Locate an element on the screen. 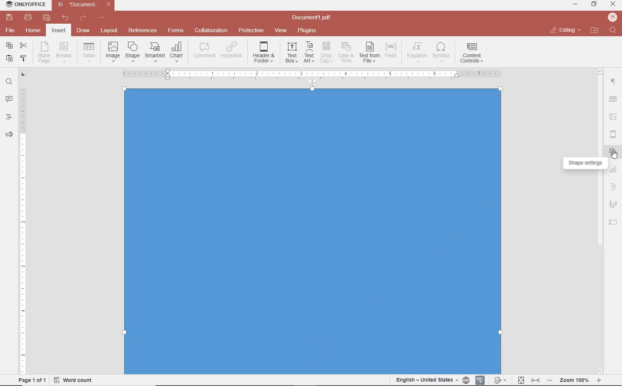 This screenshot has height=386, width=622. save is located at coordinates (9, 17).